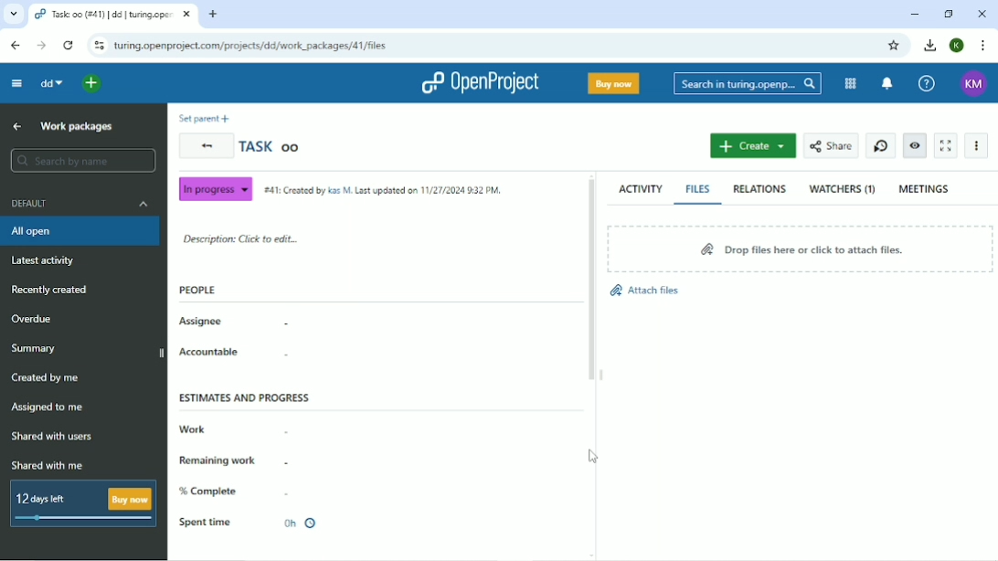 The width and height of the screenshot is (998, 561). I want to click on Work, so click(193, 427).